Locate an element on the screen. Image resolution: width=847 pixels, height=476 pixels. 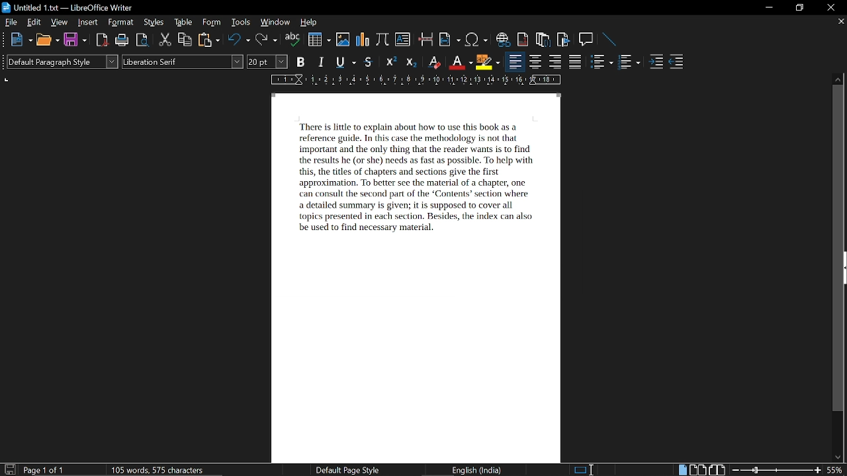
insert is located at coordinates (88, 22).